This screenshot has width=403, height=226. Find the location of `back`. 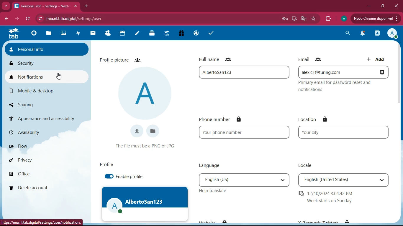

back is located at coordinates (6, 18).